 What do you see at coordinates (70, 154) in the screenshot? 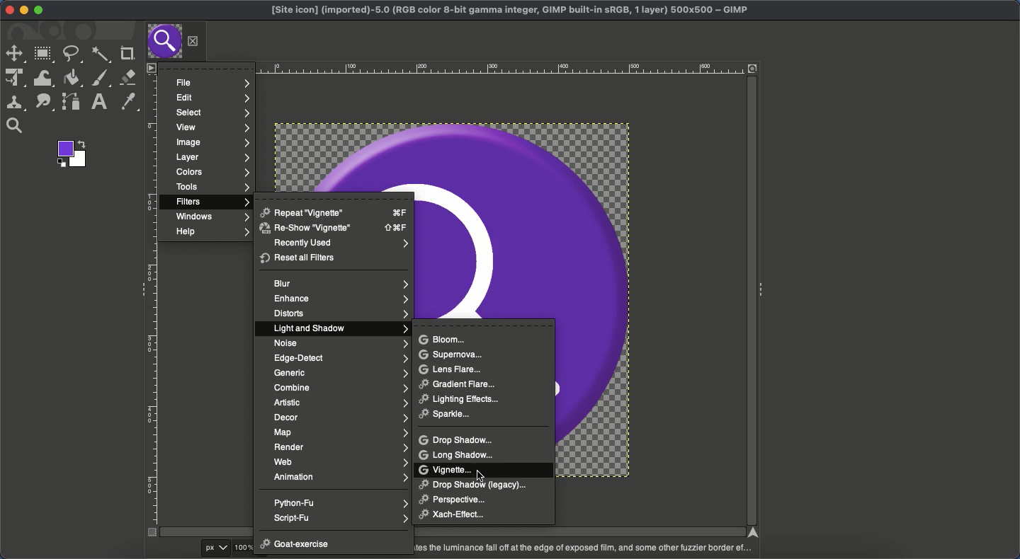
I see `Color` at bounding box center [70, 154].